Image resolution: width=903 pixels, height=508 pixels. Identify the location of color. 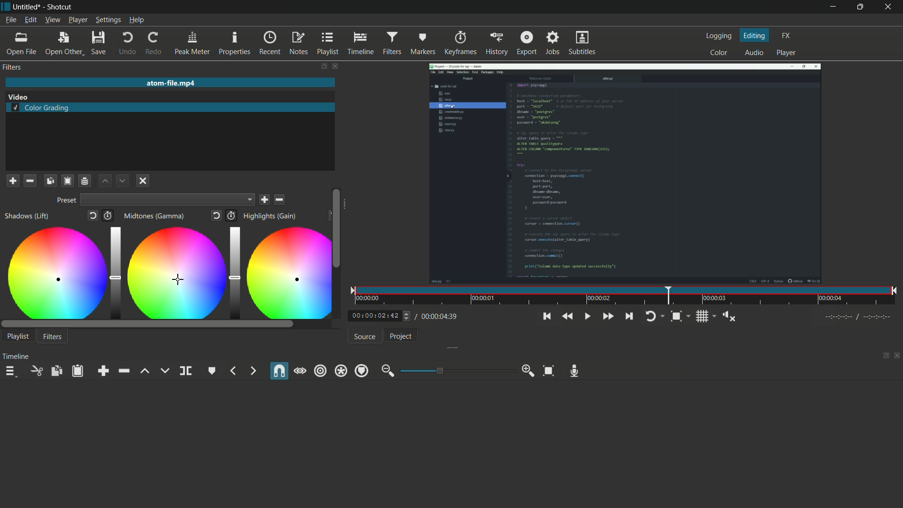
(720, 52).